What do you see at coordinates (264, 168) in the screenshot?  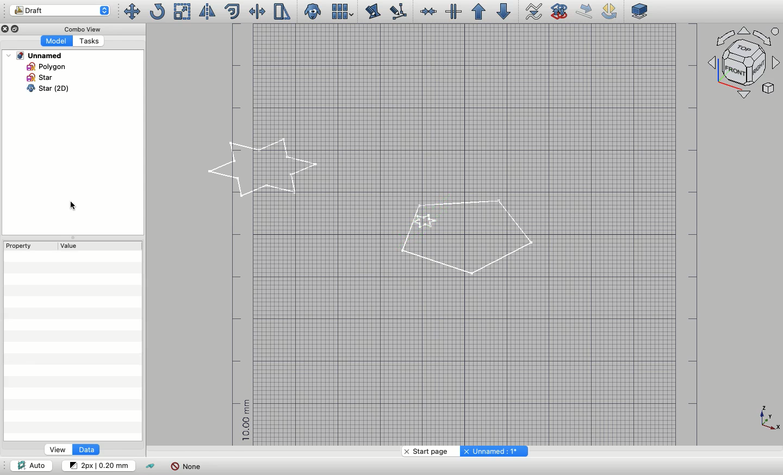 I see `Star selected` at bounding box center [264, 168].